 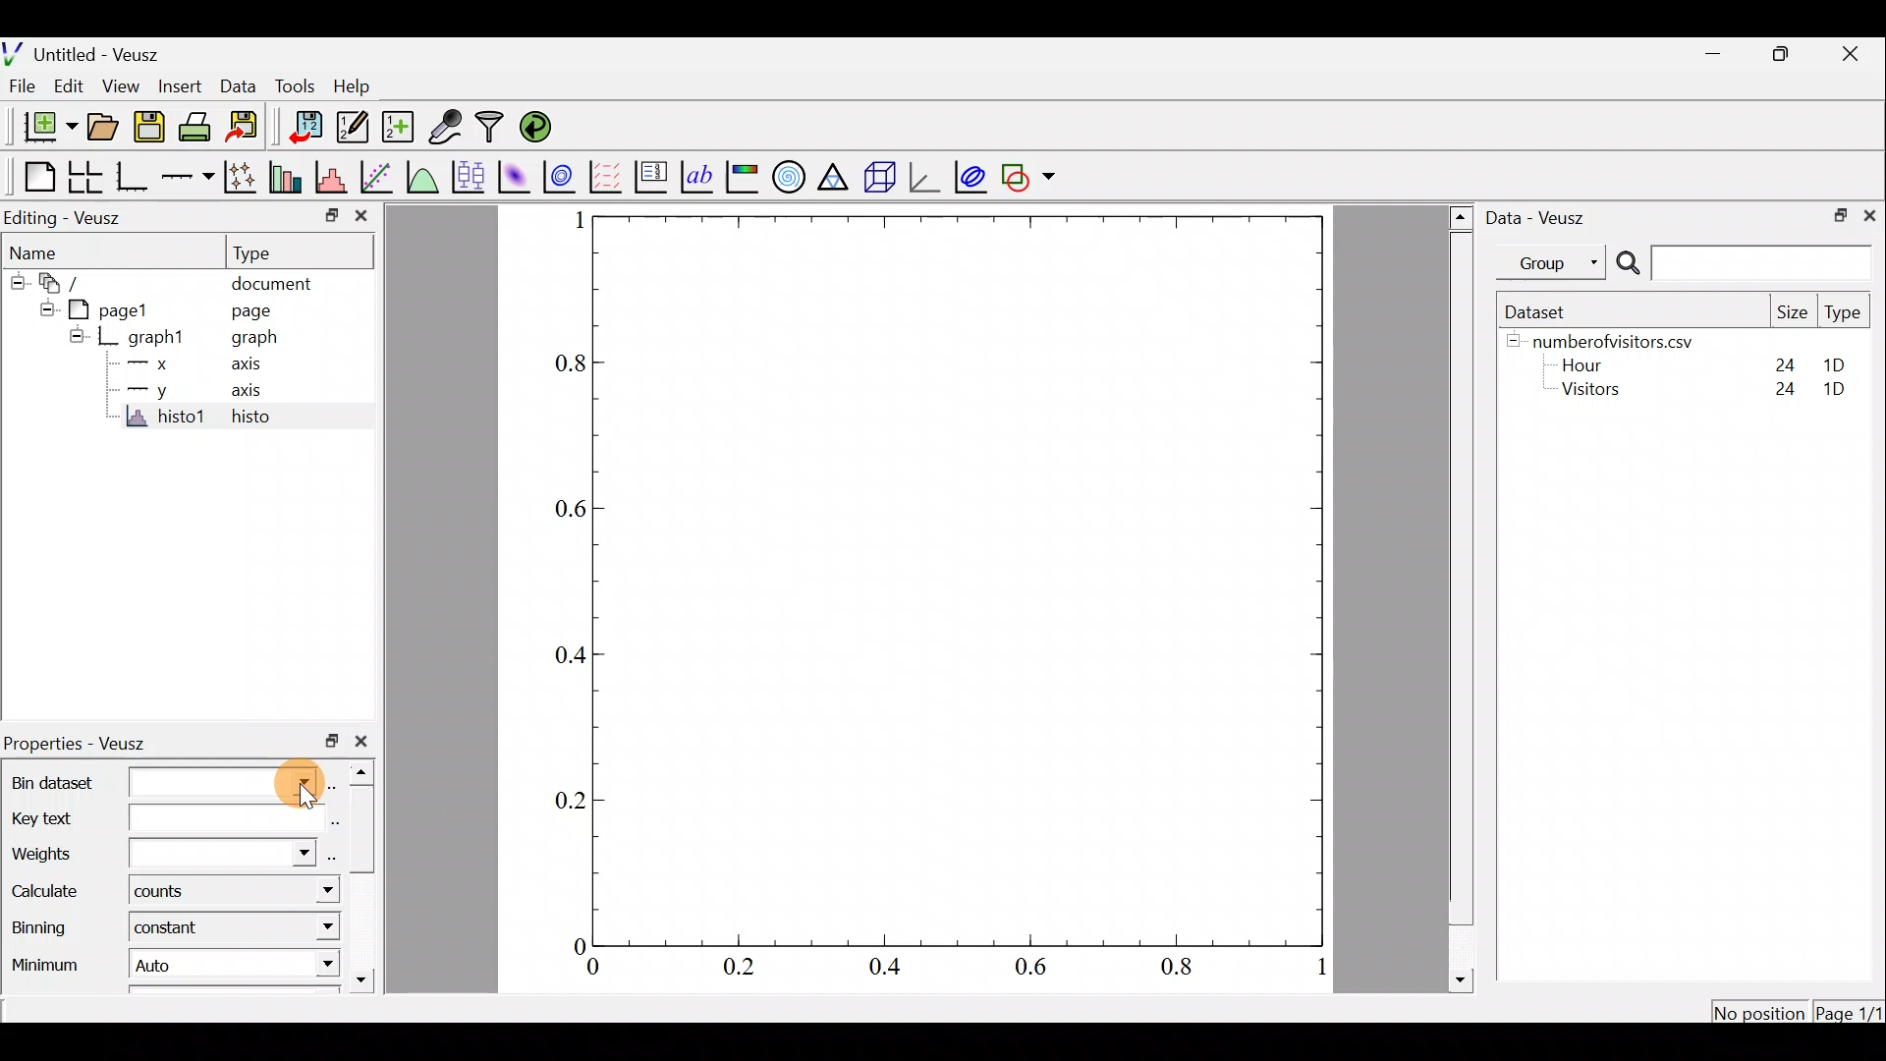 I want to click on add a shape to the plot, so click(x=1029, y=178).